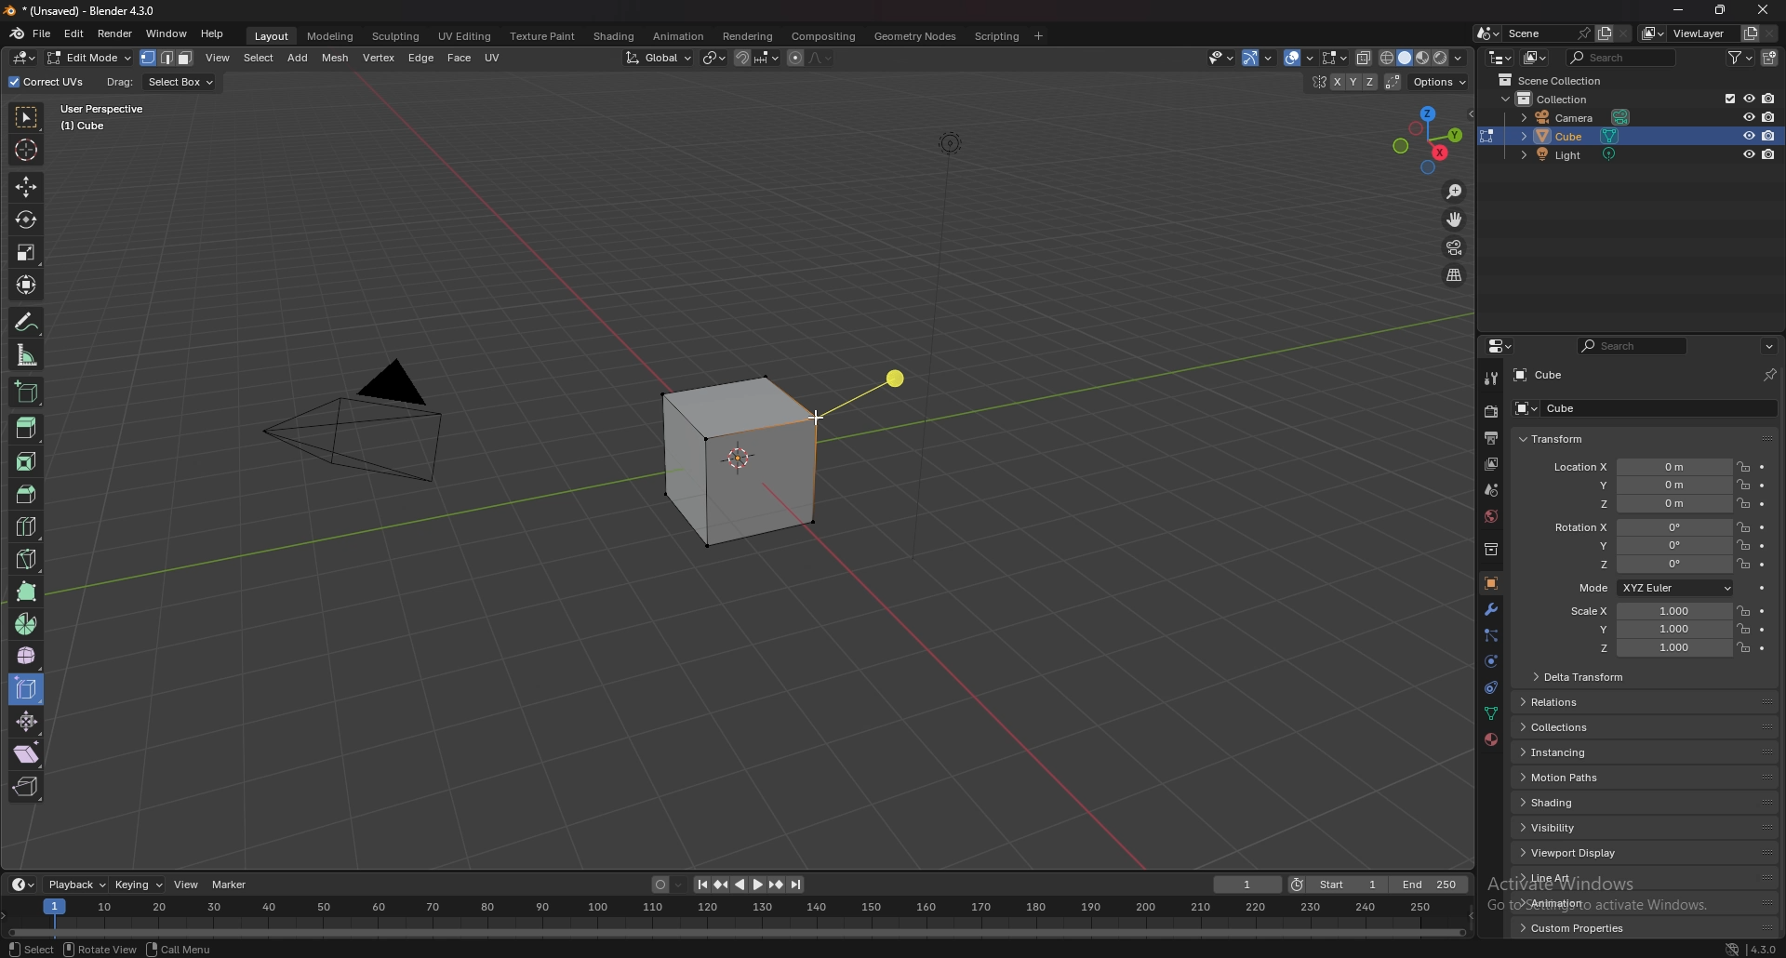  Describe the element at coordinates (27, 721) in the screenshot. I see `shrink` at that location.